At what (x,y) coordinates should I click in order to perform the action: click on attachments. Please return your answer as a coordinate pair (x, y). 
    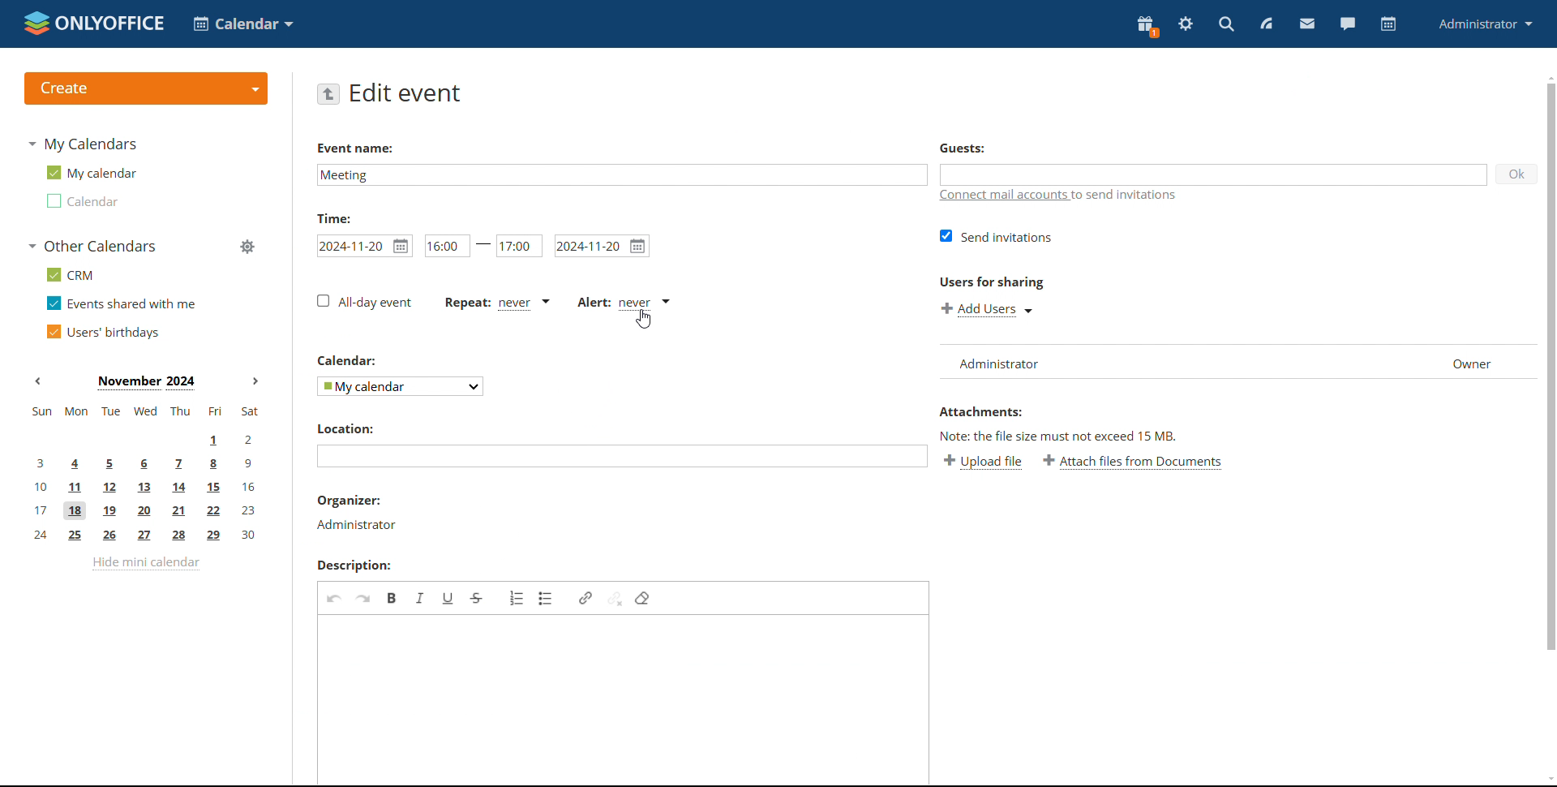
    Looking at the image, I should click on (980, 411).